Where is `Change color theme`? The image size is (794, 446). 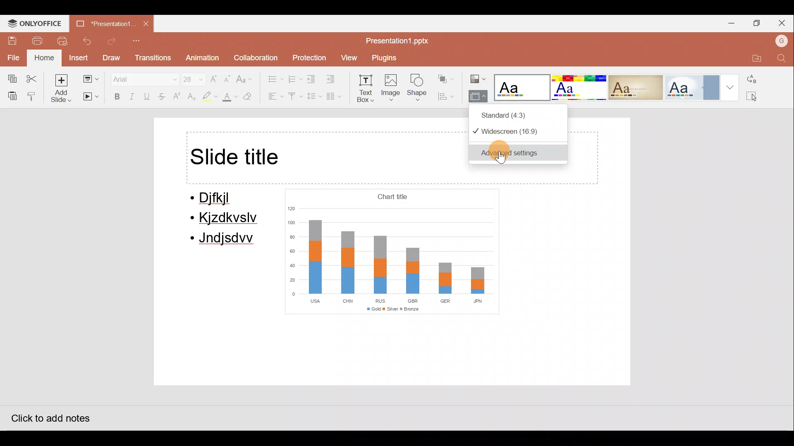
Change color theme is located at coordinates (478, 76).